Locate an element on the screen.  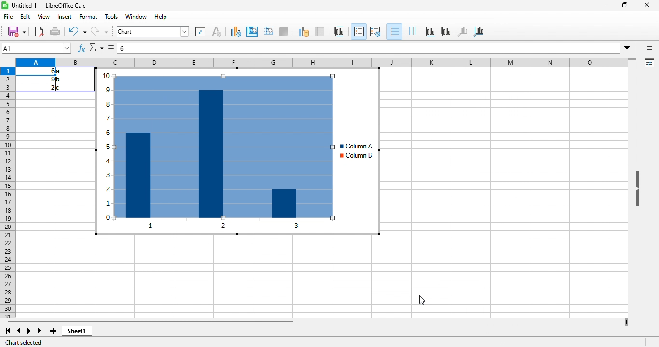
chart wall - color change is located at coordinates (226, 147).